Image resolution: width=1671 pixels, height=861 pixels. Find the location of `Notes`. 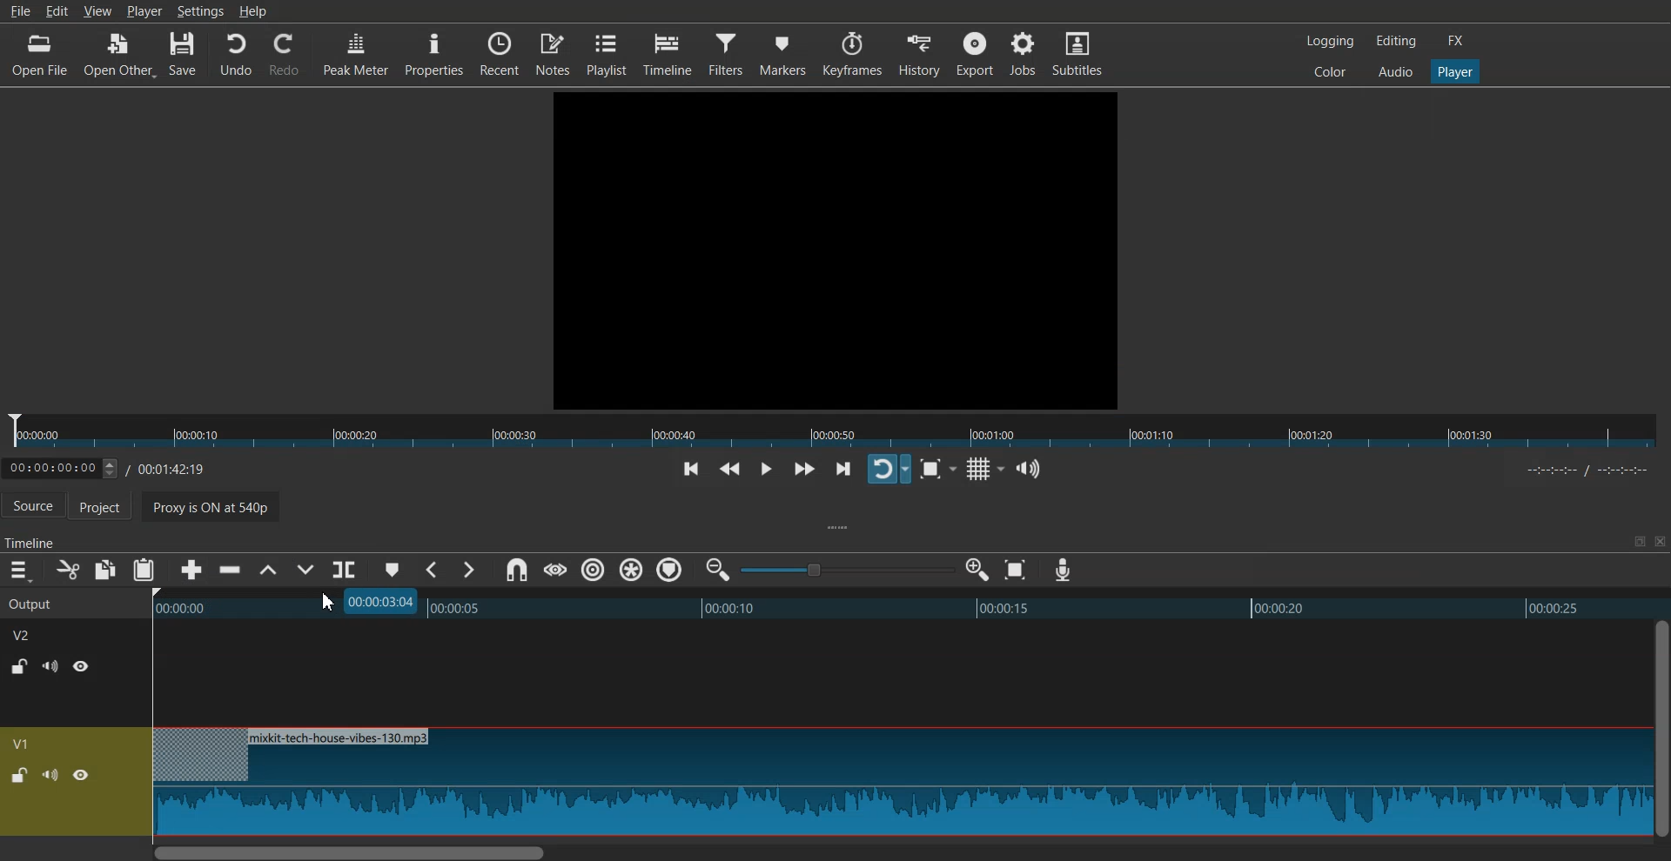

Notes is located at coordinates (553, 52).